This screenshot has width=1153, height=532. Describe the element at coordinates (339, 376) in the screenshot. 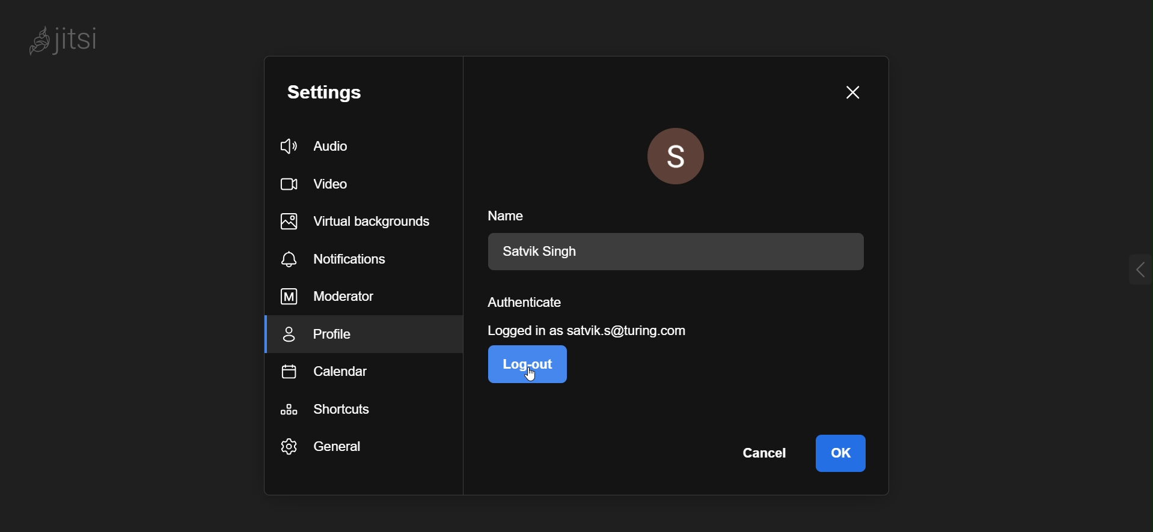

I see `calendar` at that location.